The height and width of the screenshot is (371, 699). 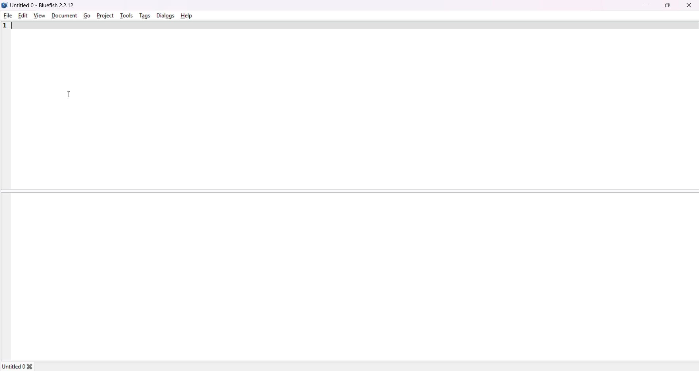 What do you see at coordinates (8, 16) in the screenshot?
I see `file` at bounding box center [8, 16].